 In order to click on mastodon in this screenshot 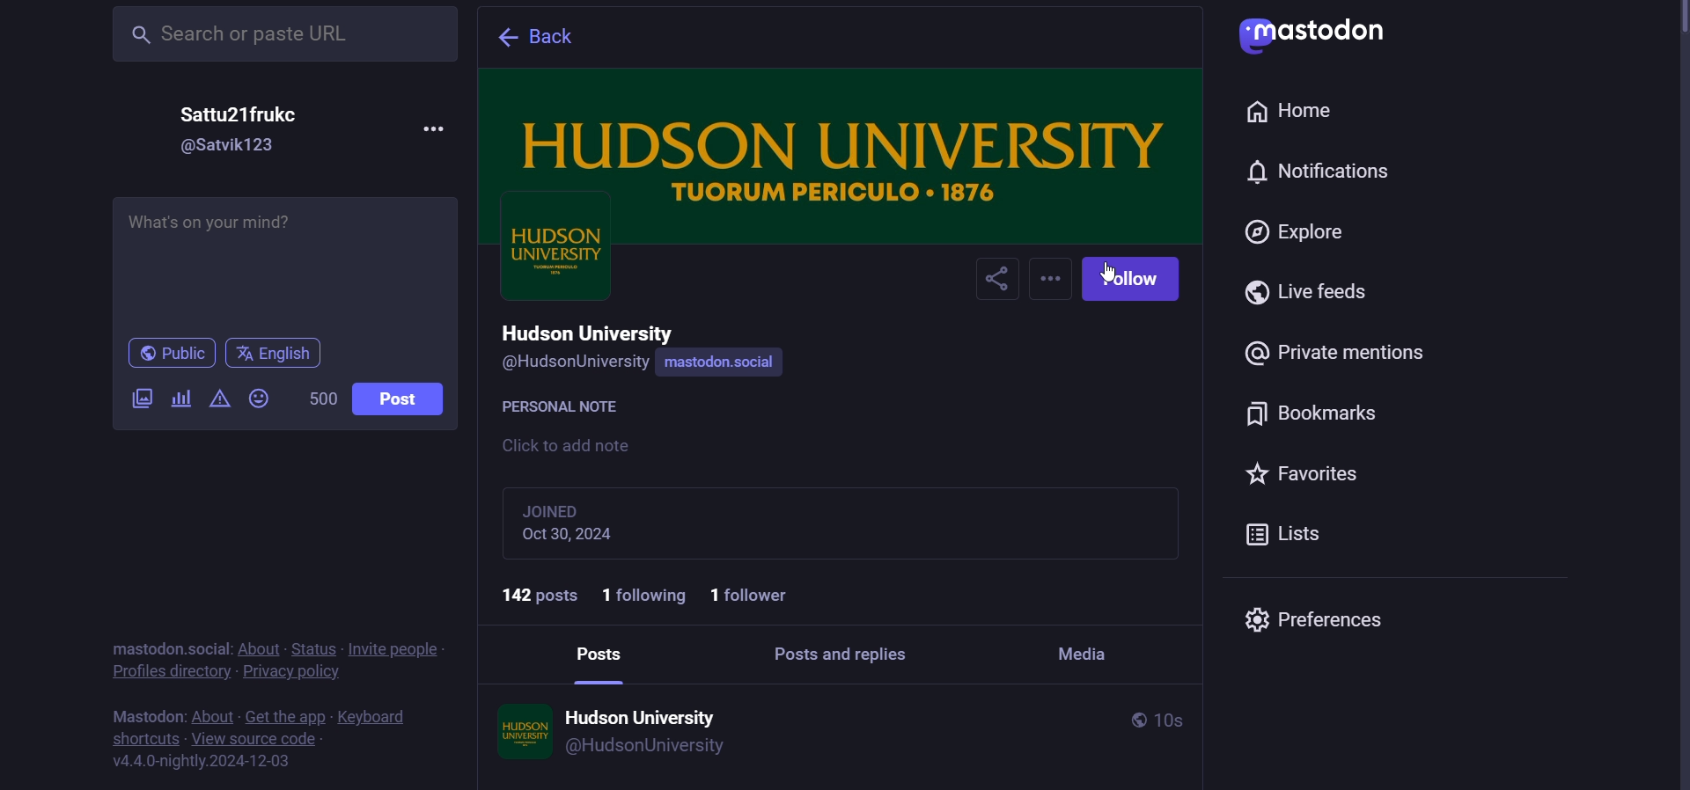, I will do `click(146, 649)`.